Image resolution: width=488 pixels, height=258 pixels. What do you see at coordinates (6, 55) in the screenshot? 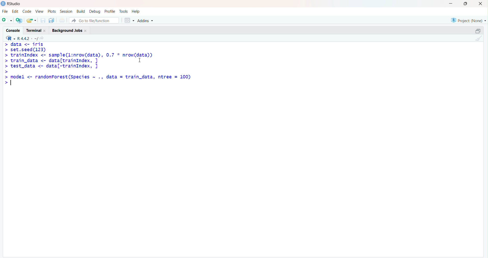
I see `Prompt cursor` at bounding box center [6, 55].